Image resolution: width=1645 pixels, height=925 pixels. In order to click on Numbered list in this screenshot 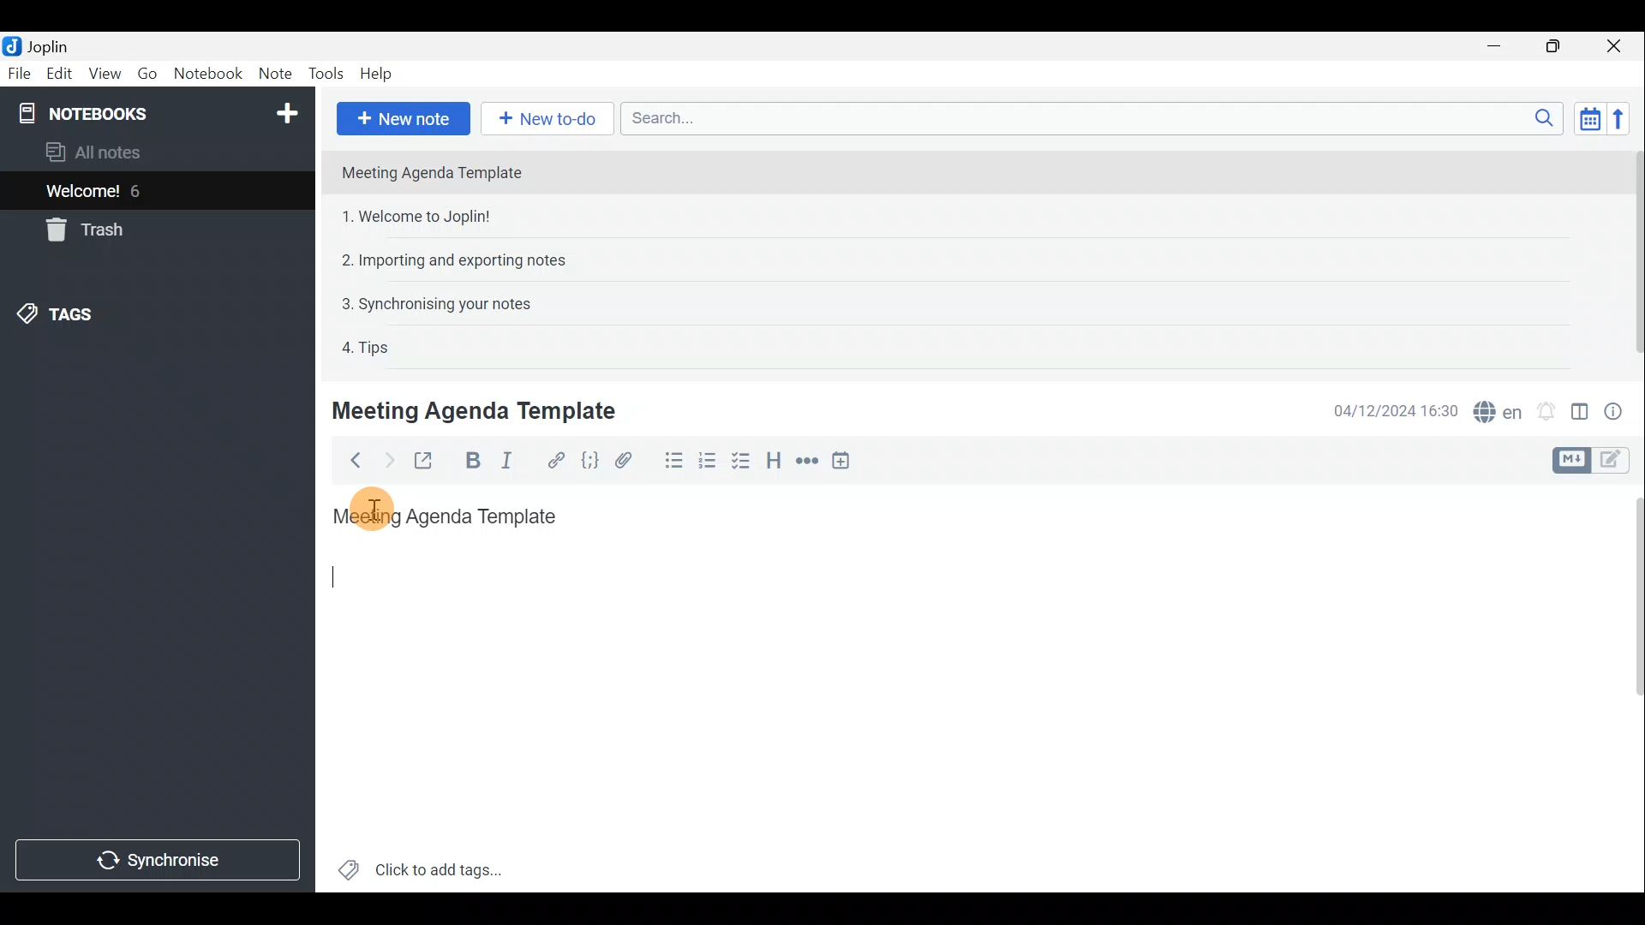, I will do `click(708, 463)`.